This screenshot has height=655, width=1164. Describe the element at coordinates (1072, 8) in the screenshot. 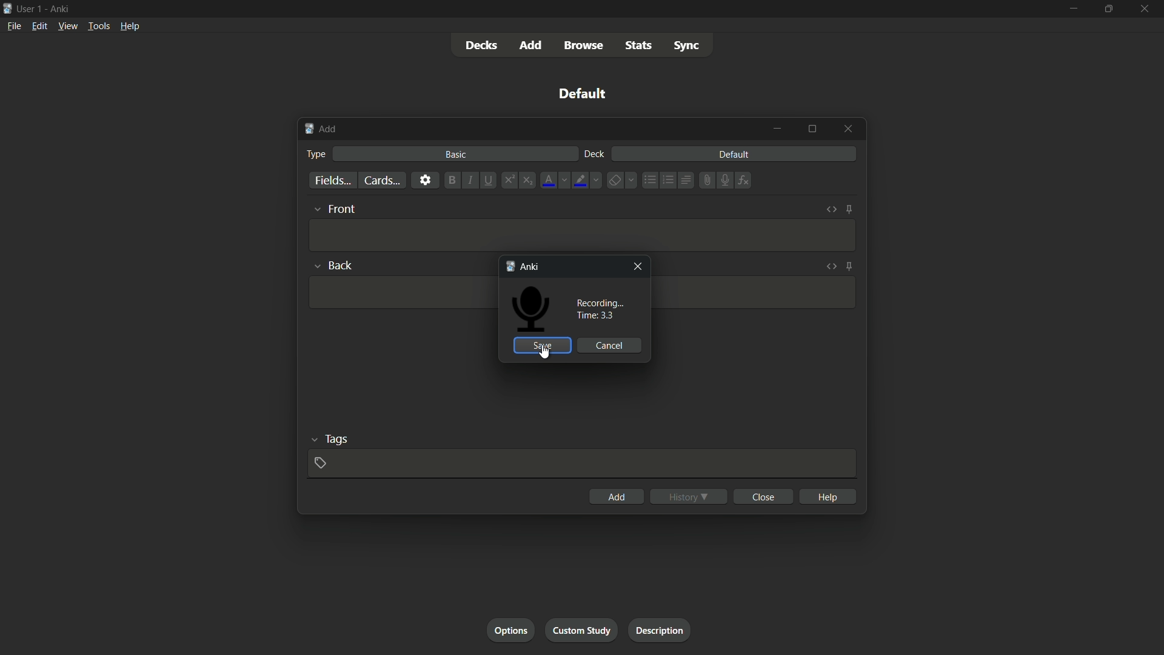

I see `minimize` at that location.